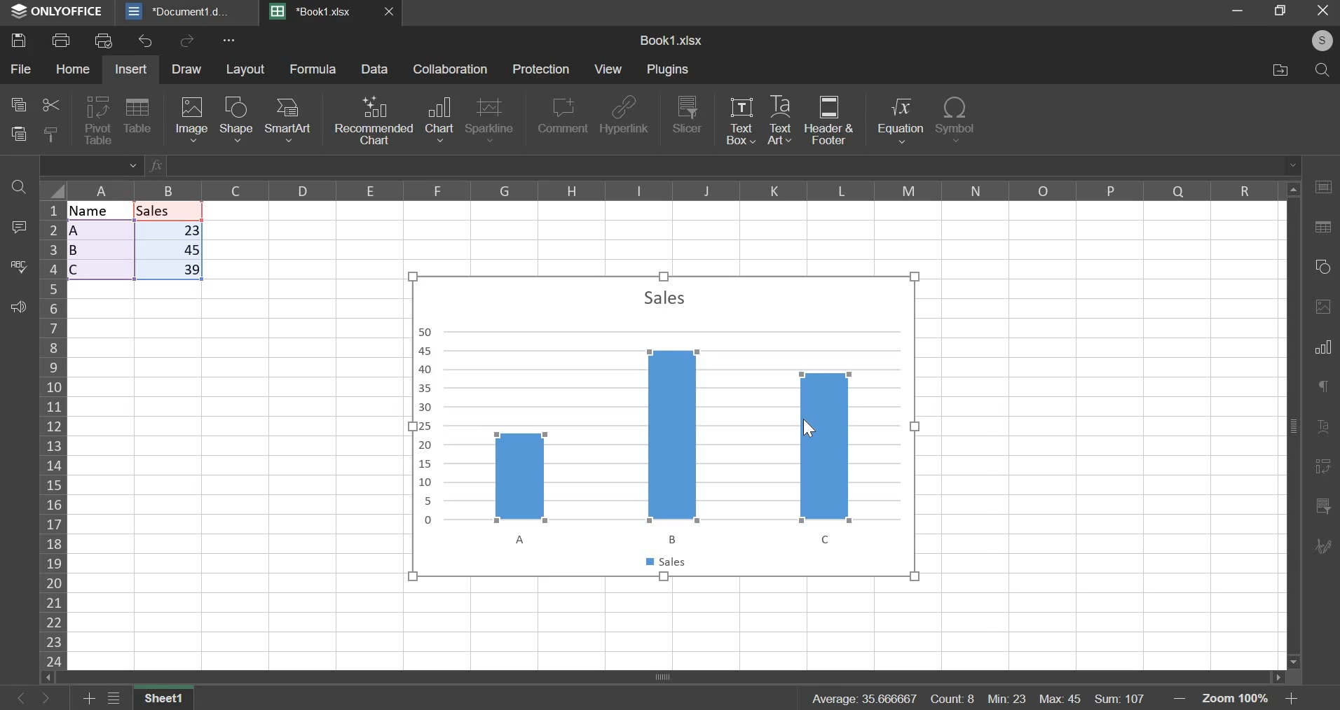 Image resolution: width=1340 pixels, height=710 pixels. Describe the element at coordinates (51, 133) in the screenshot. I see `copy style` at that location.